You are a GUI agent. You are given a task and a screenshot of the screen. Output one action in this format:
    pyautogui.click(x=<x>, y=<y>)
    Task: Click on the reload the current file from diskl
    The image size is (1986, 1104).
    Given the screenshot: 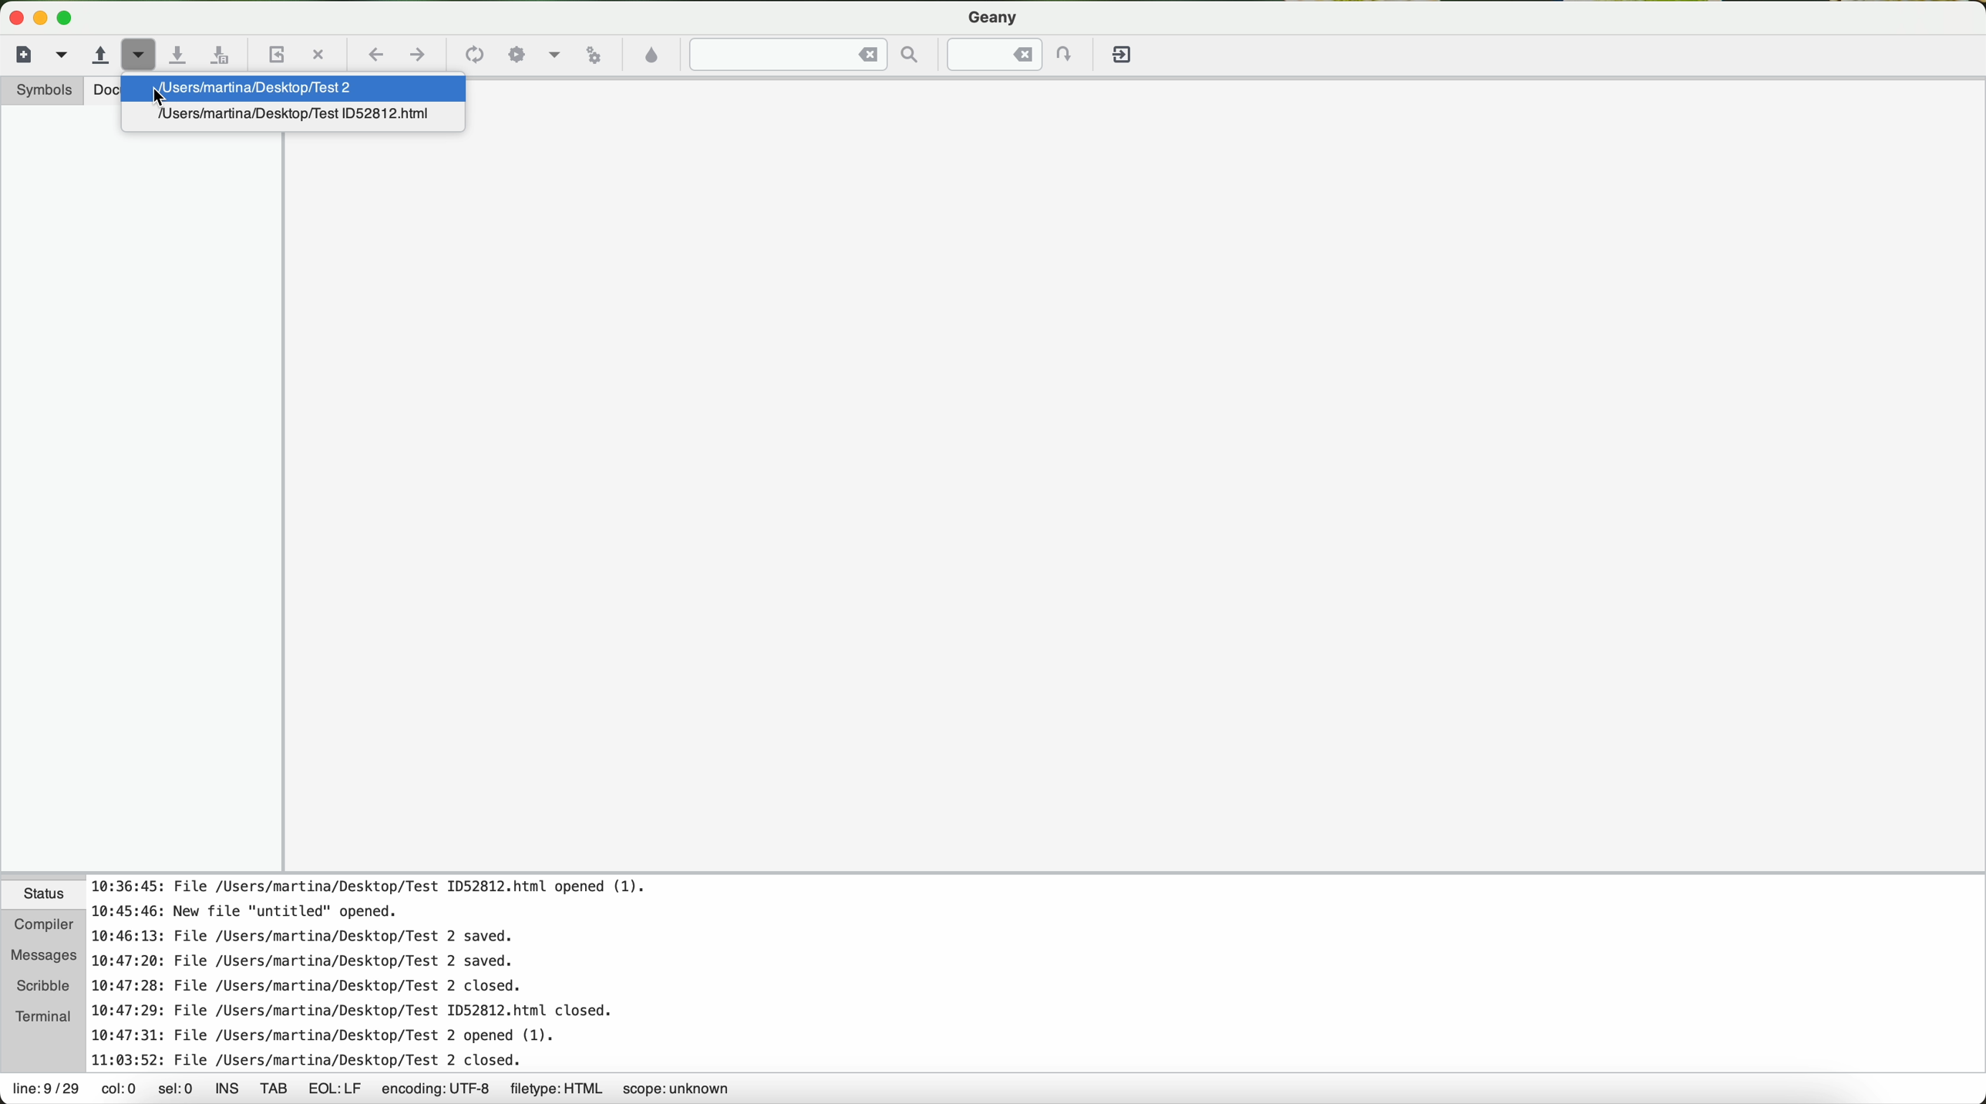 What is the action you would take?
    pyautogui.click(x=274, y=56)
    